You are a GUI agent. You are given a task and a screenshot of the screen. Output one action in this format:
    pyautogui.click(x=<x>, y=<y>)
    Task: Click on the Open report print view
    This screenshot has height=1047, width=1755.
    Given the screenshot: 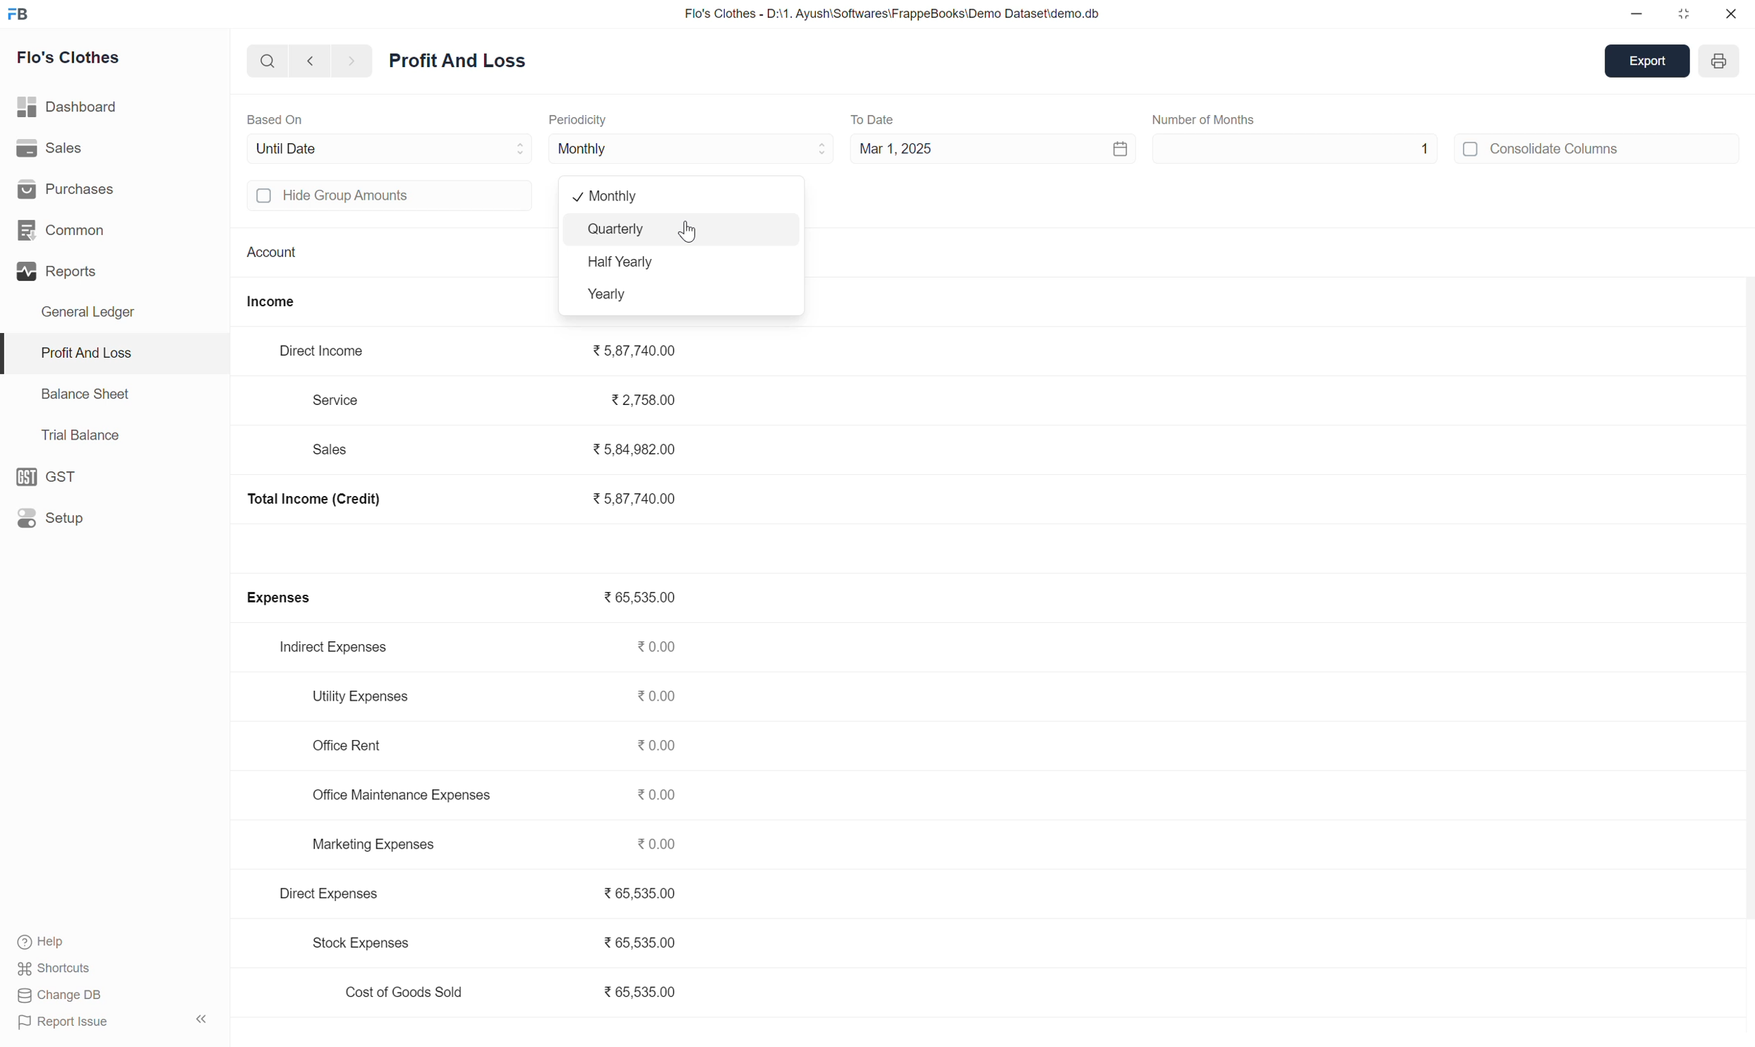 What is the action you would take?
    pyautogui.click(x=1717, y=61)
    